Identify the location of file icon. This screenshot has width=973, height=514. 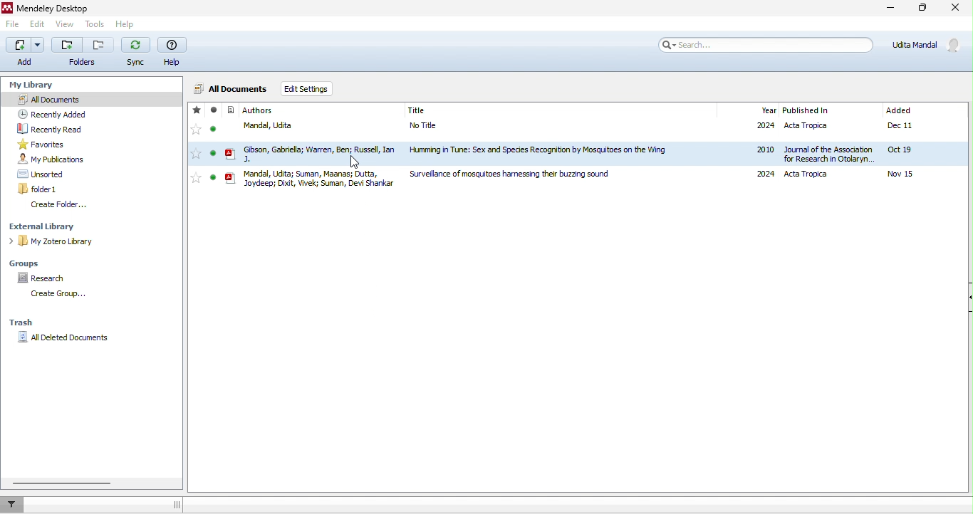
(231, 145).